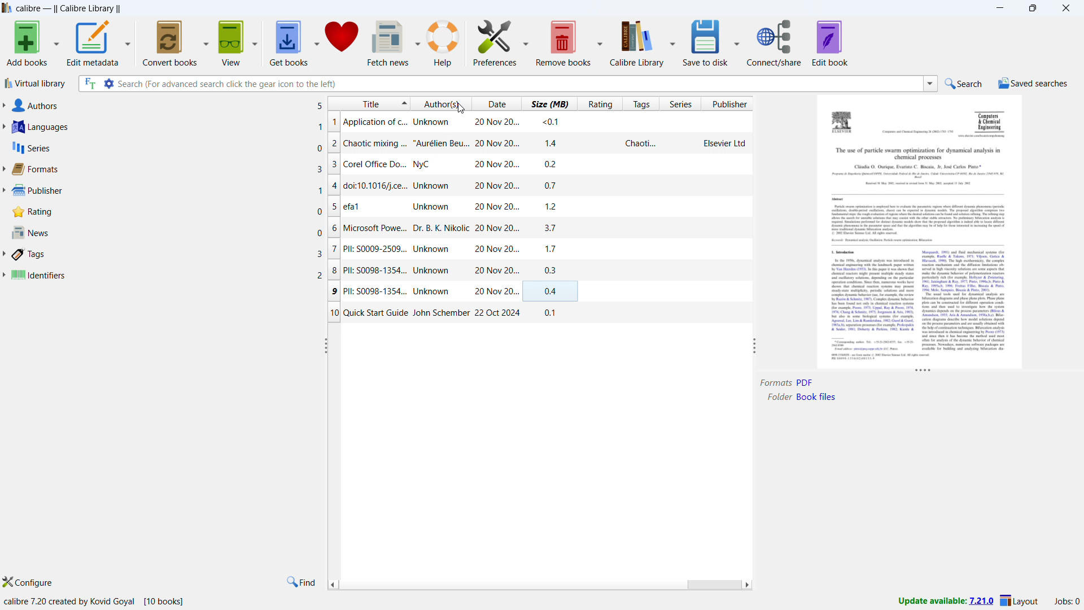  What do you see at coordinates (879, 358) in the screenshot?
I see `` at bounding box center [879, 358].